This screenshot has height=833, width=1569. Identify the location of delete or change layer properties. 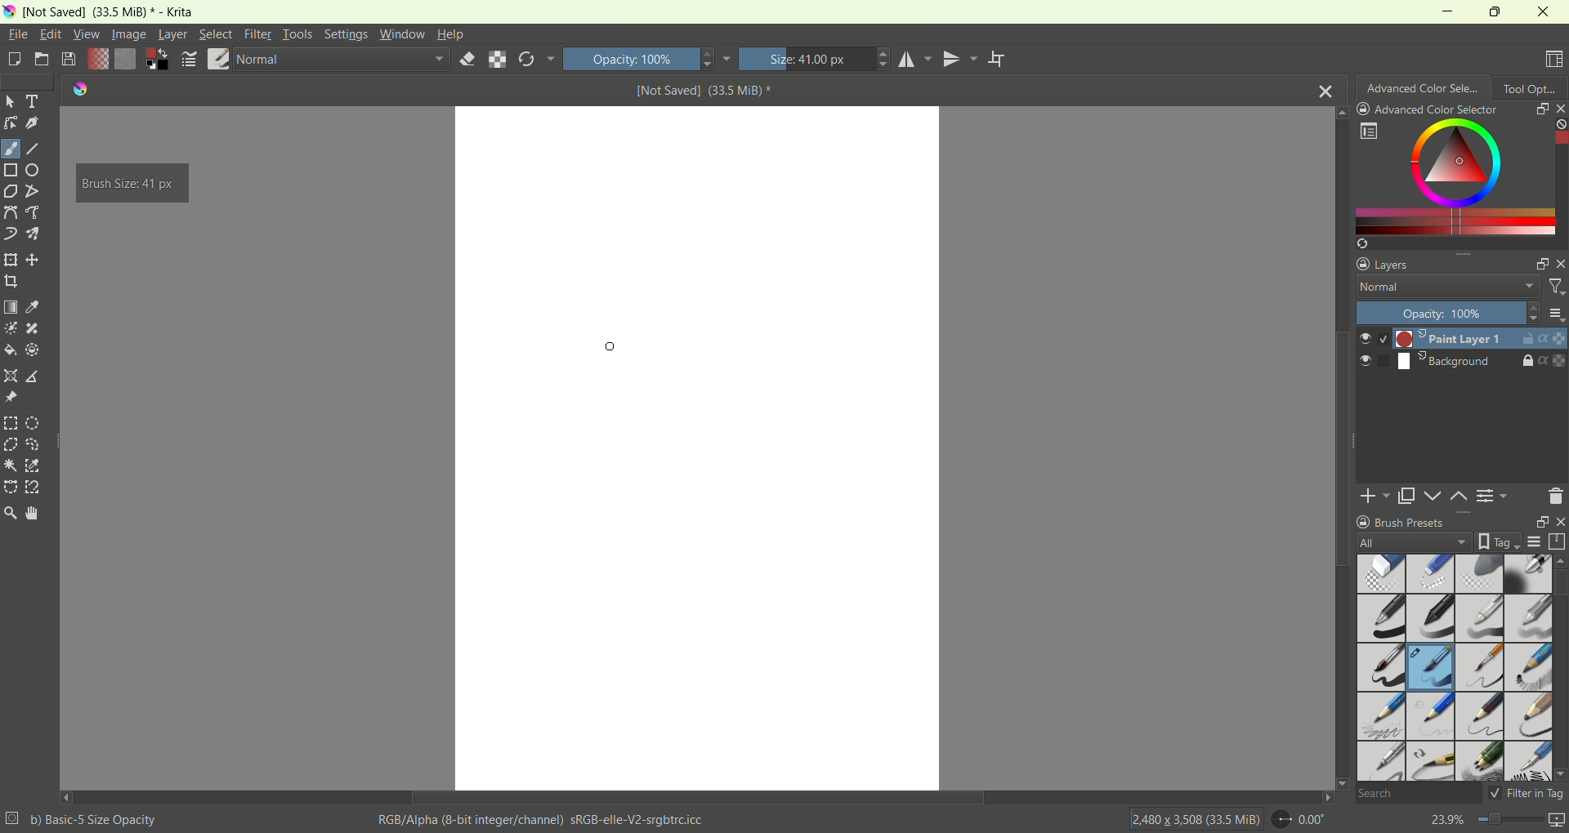
(1494, 498).